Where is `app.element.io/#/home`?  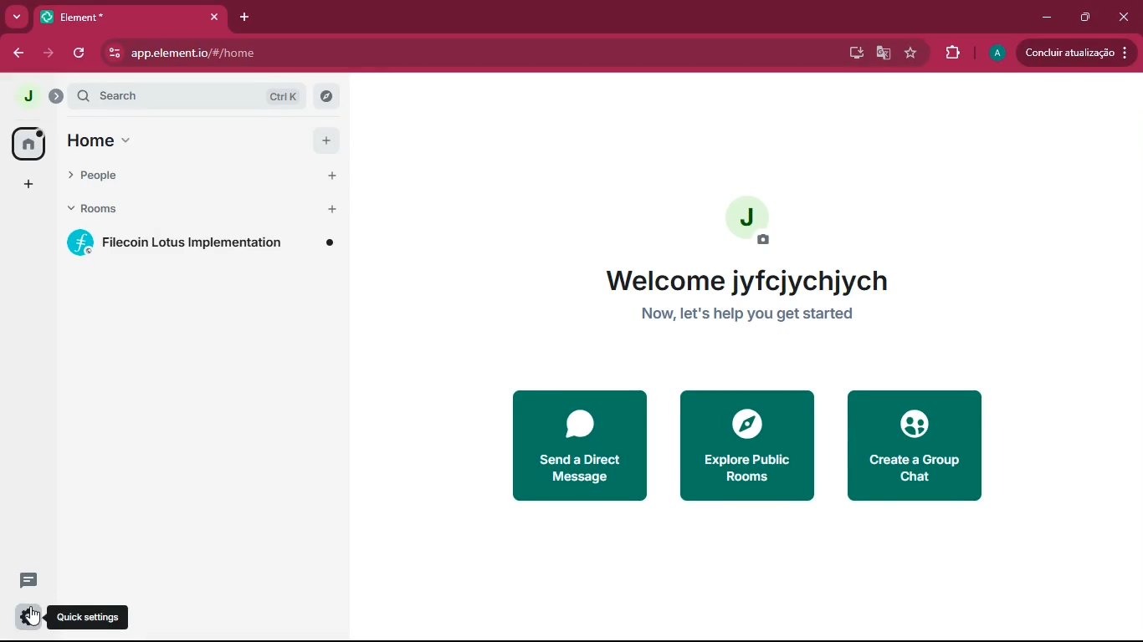 app.element.io/#/home is located at coordinates (182, 53).